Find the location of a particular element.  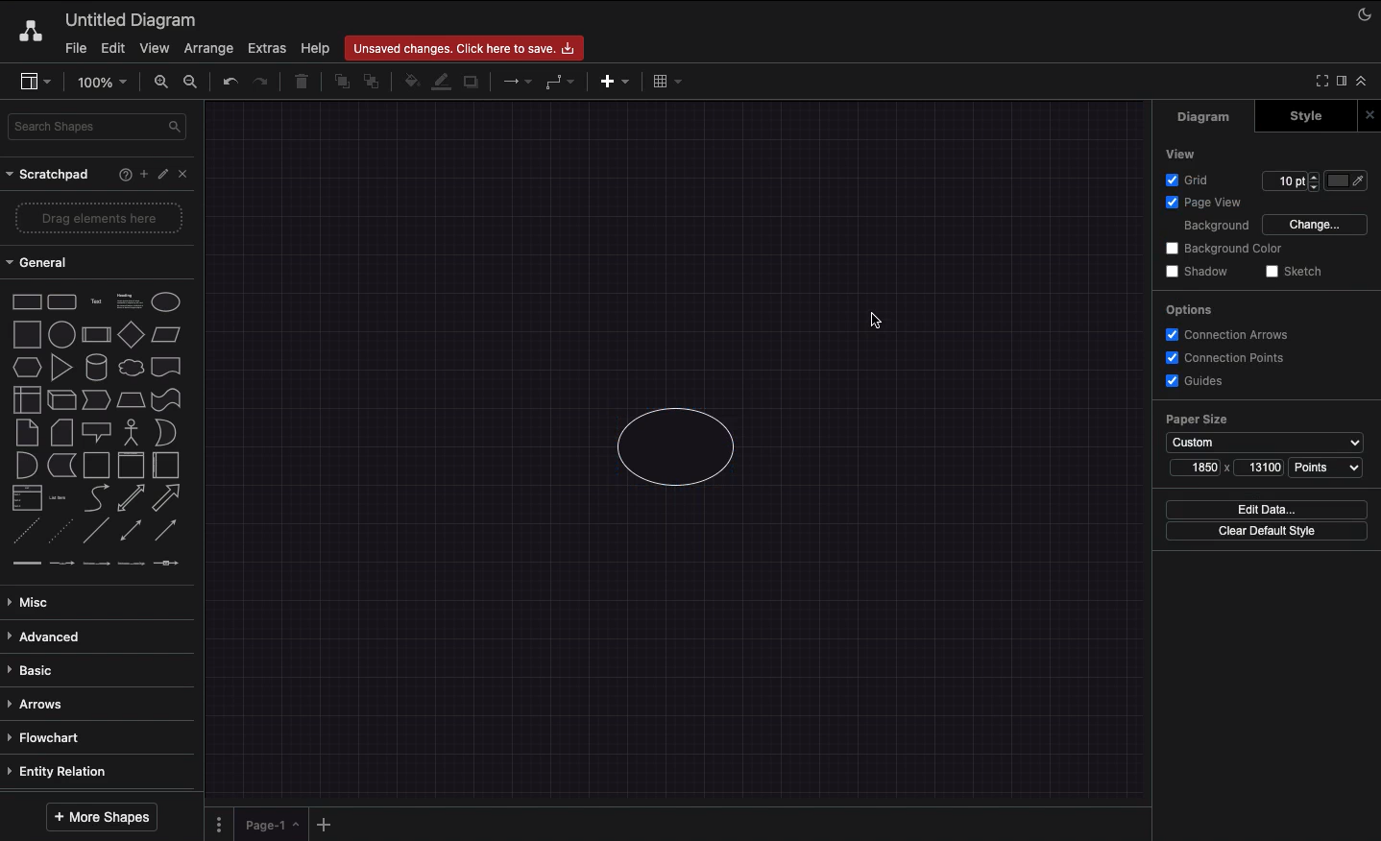

Add new pages is located at coordinates (327, 826).